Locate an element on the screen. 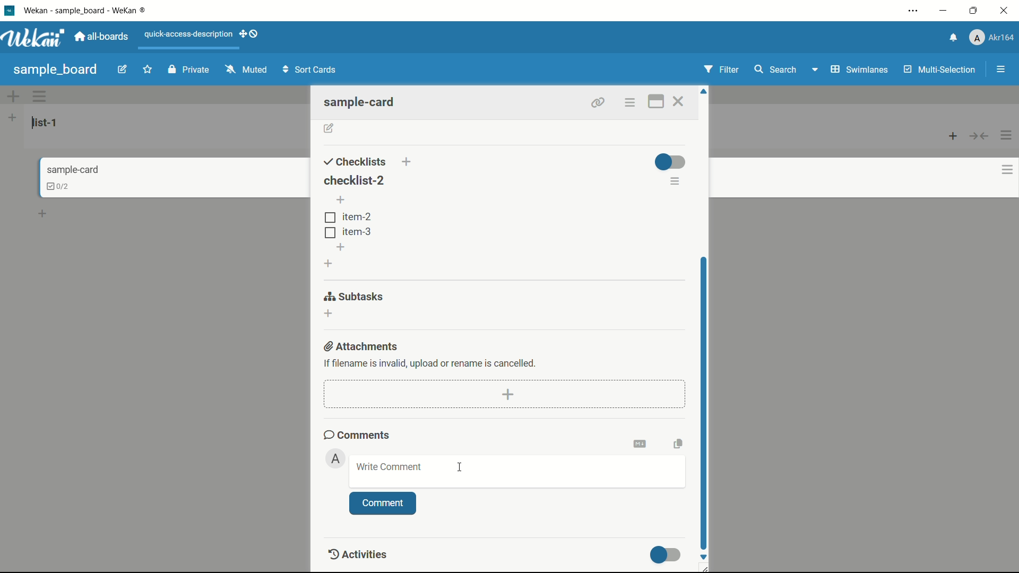 This screenshot has width=1019, height=573. app logo is located at coordinates (37, 38).